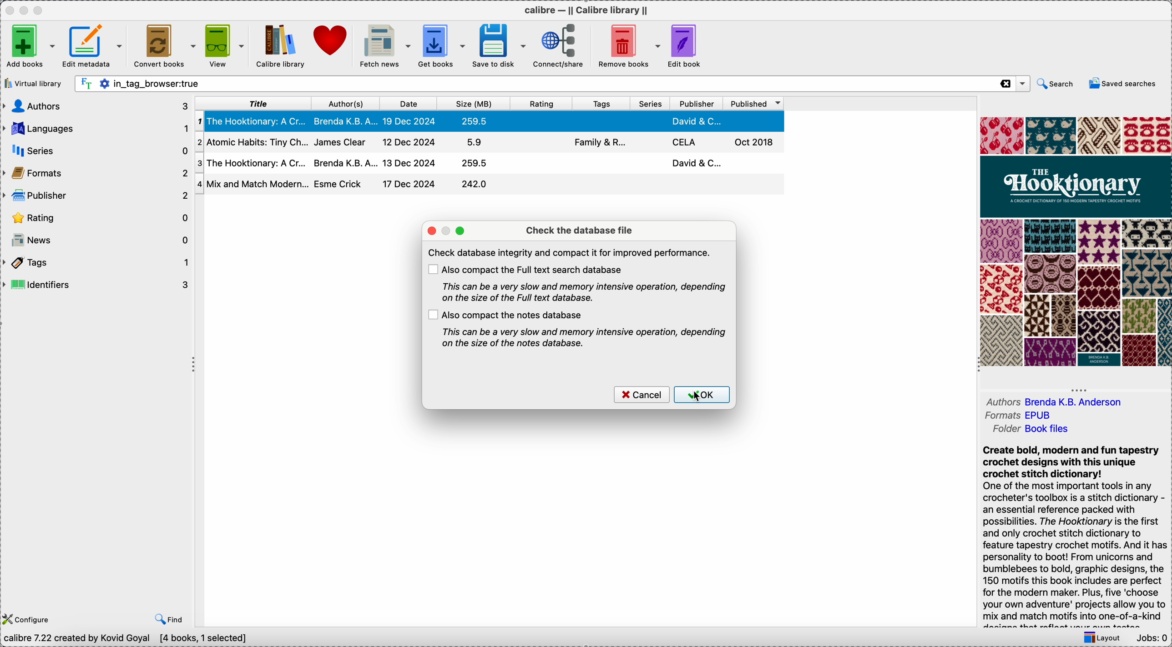 The image size is (1172, 647). I want to click on click on Calibre library, so click(279, 46).